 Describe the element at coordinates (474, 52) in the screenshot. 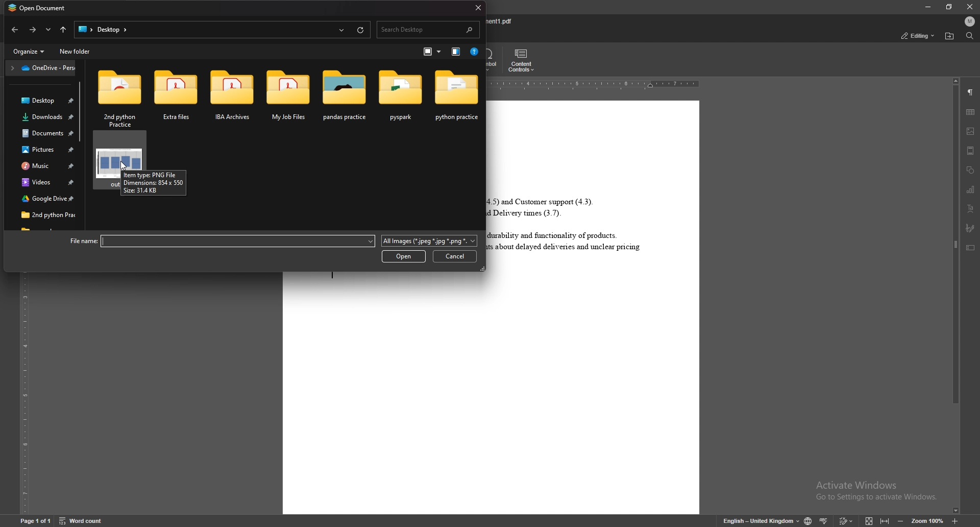

I see `help` at that location.